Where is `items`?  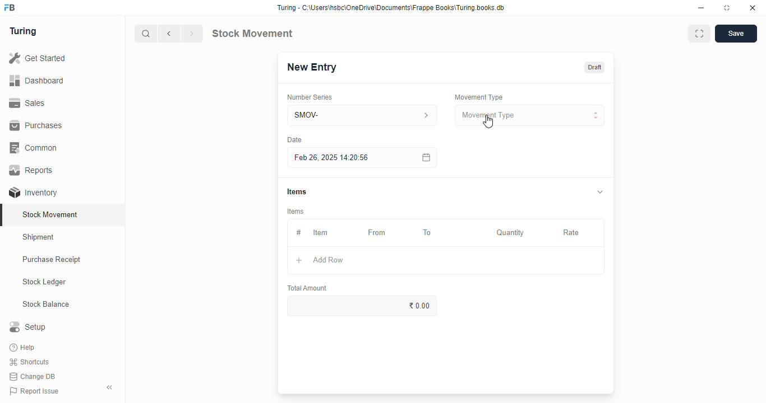 items is located at coordinates (296, 212).